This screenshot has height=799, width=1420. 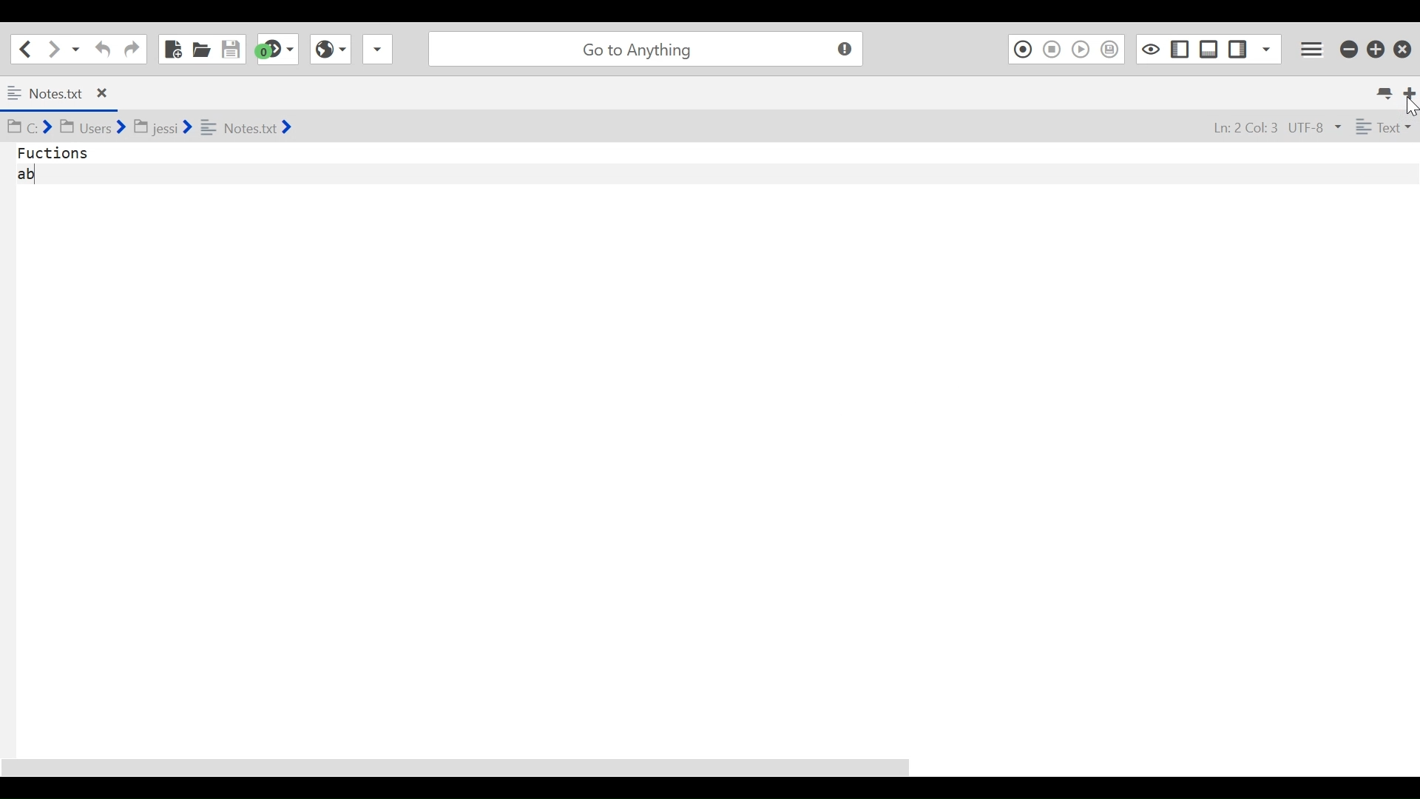 I want to click on Share File, so click(x=379, y=50).